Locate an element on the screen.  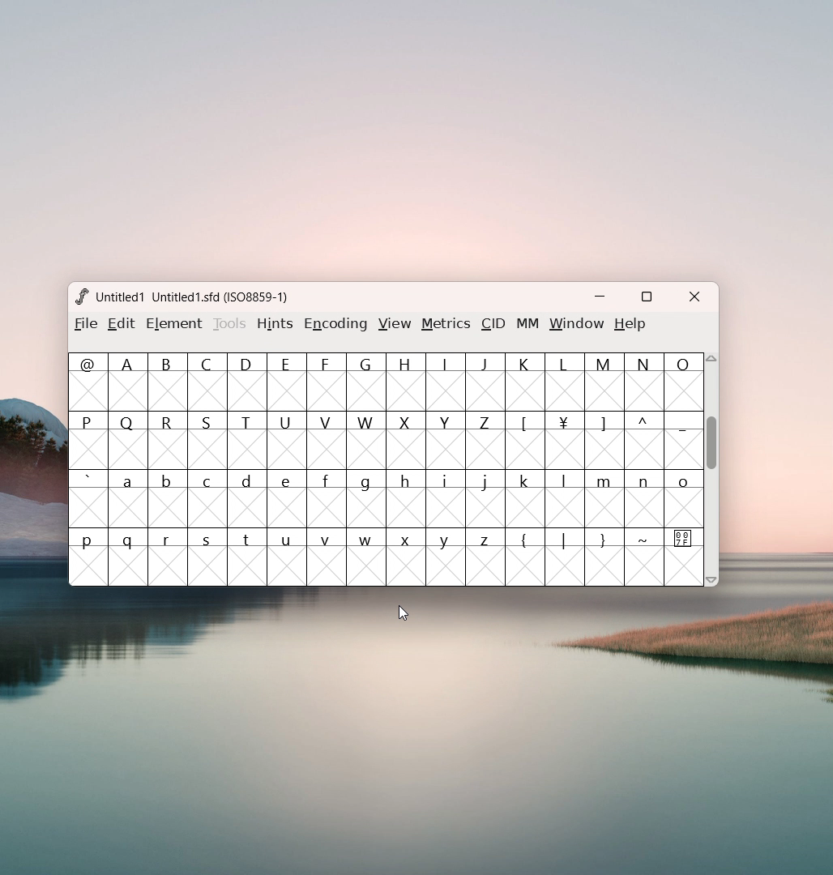
[ is located at coordinates (526, 440).